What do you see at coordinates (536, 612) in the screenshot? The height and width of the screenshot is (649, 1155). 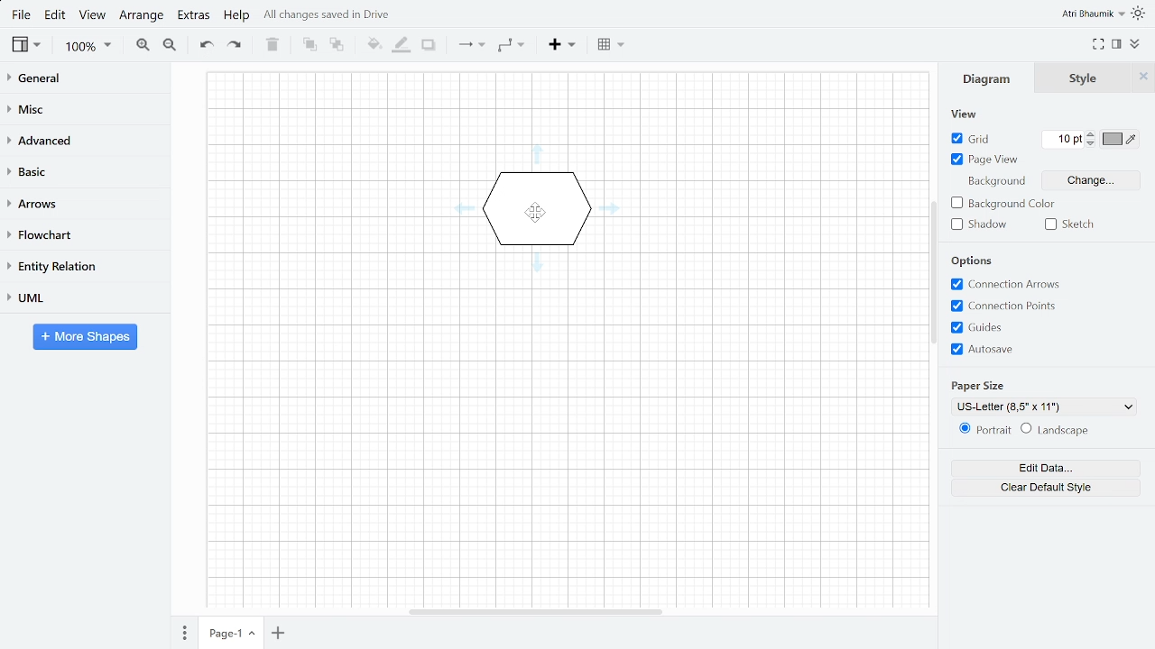 I see `Horizontal scroll bar` at bounding box center [536, 612].